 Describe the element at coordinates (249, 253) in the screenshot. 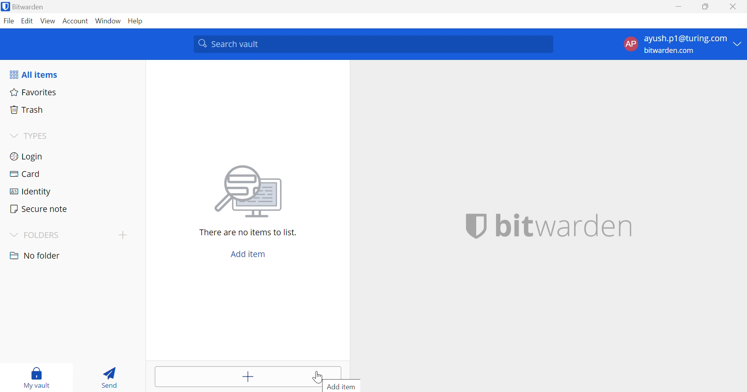

I see `Add item` at that location.